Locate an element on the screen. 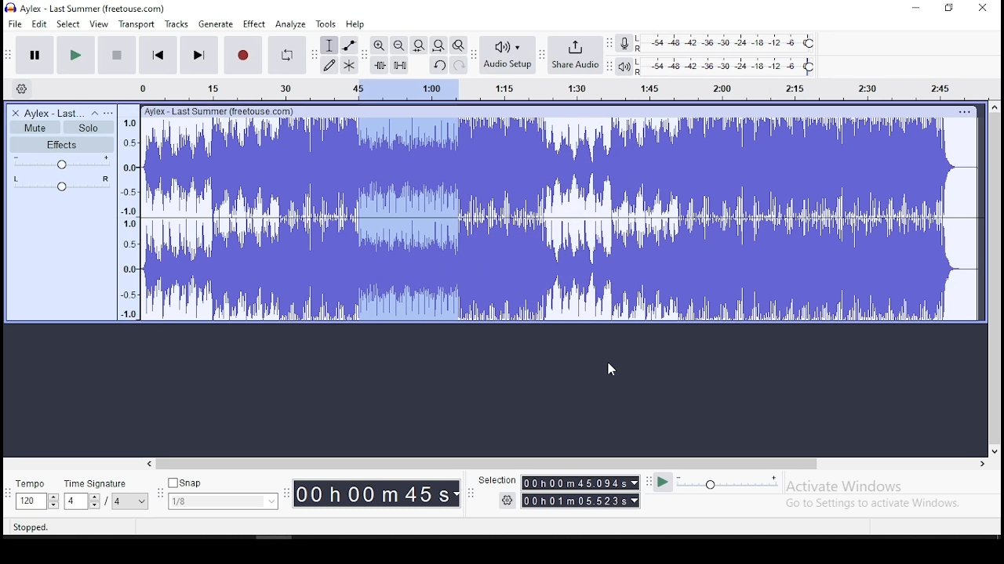  undo is located at coordinates (438, 65).